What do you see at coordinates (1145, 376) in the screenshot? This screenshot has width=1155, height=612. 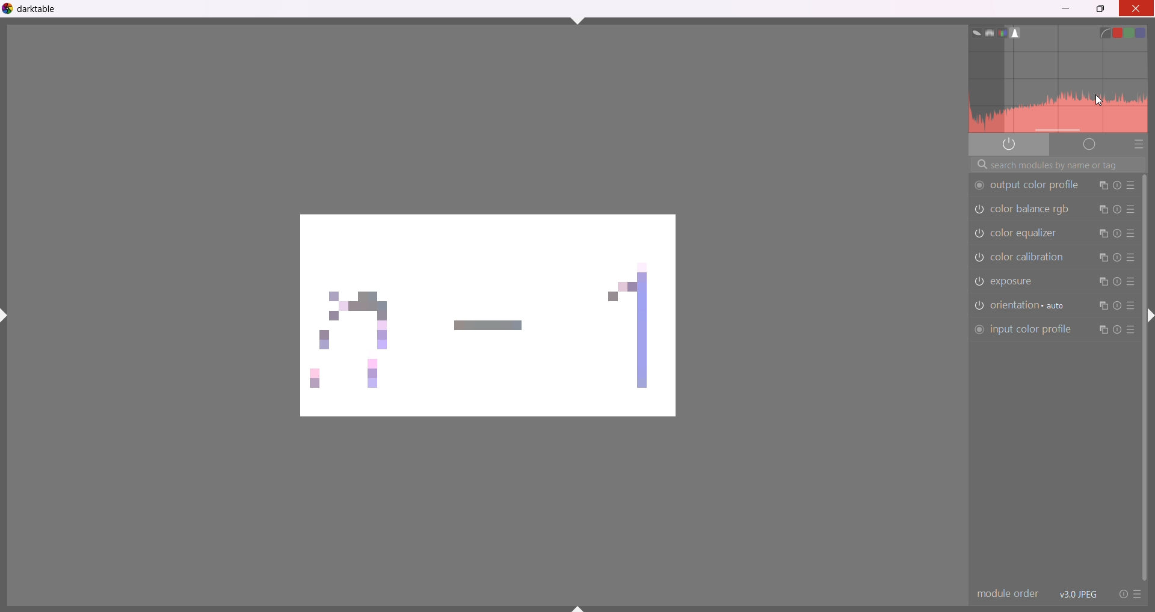 I see `vertical scroll bar` at bounding box center [1145, 376].